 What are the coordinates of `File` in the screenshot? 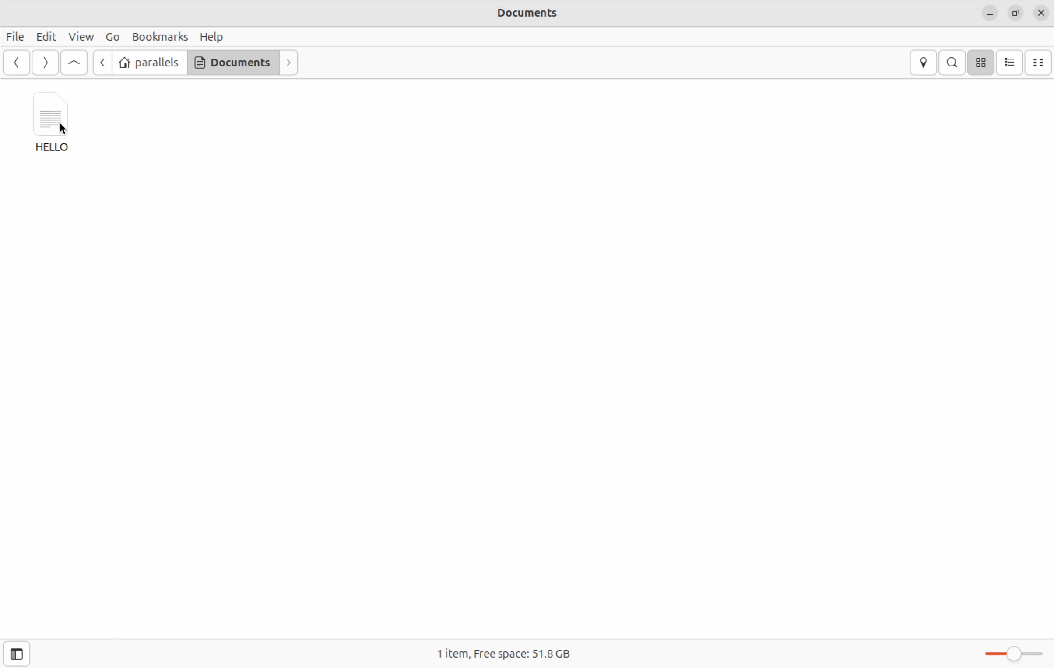 It's located at (15, 37).